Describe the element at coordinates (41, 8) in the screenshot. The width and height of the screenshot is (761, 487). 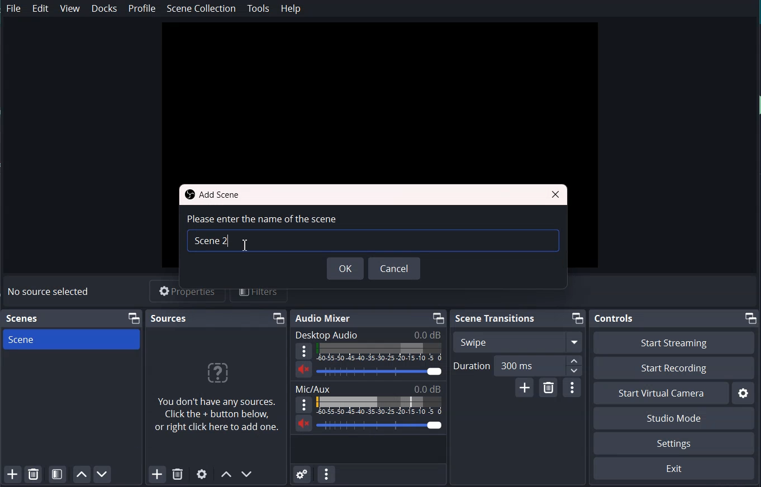
I see `Edit` at that location.